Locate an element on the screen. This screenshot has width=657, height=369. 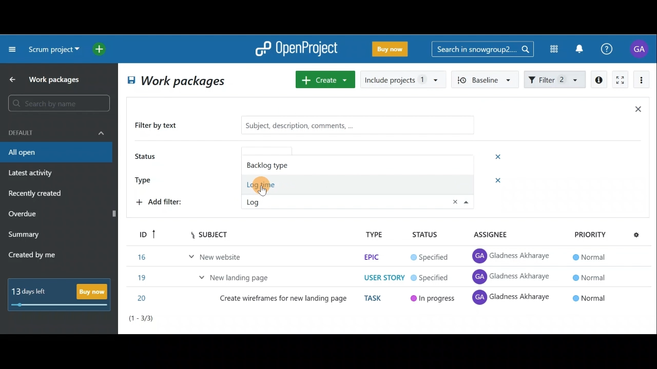
mouse pointer is located at coordinates (262, 188).